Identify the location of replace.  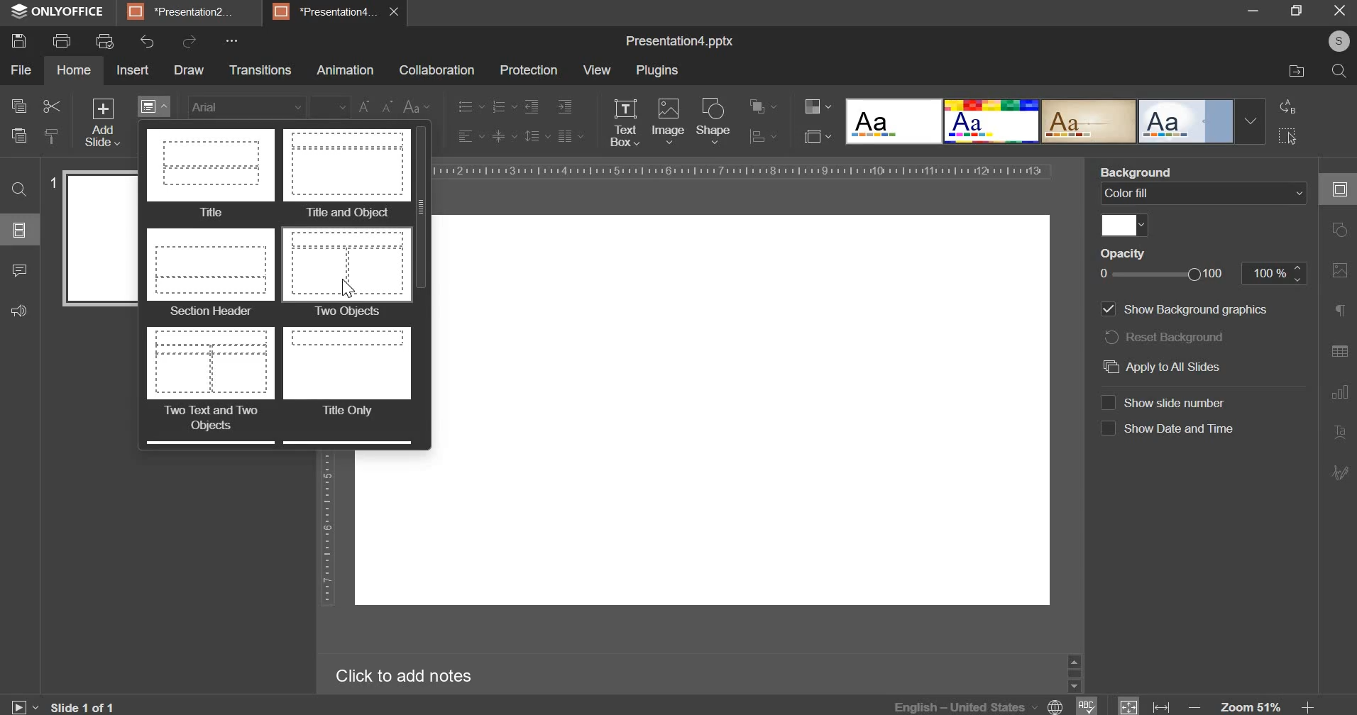
(1288, 106).